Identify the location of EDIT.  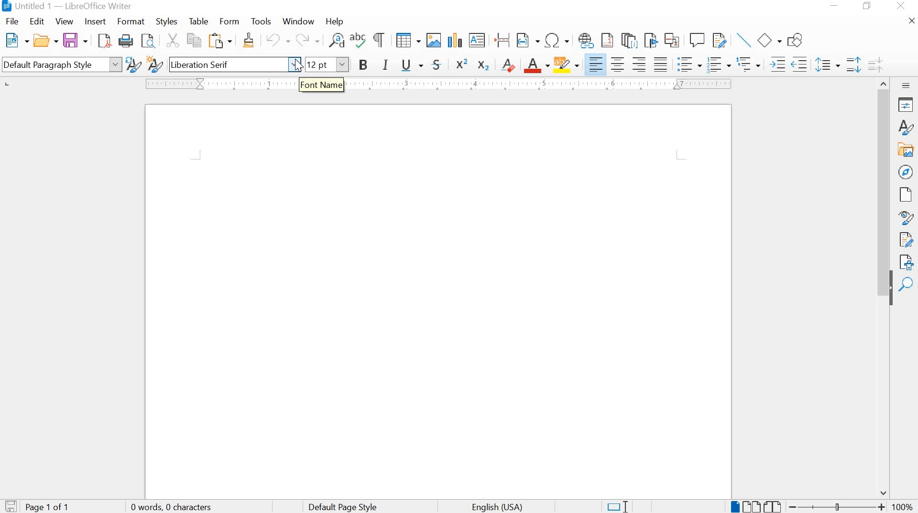
(37, 23).